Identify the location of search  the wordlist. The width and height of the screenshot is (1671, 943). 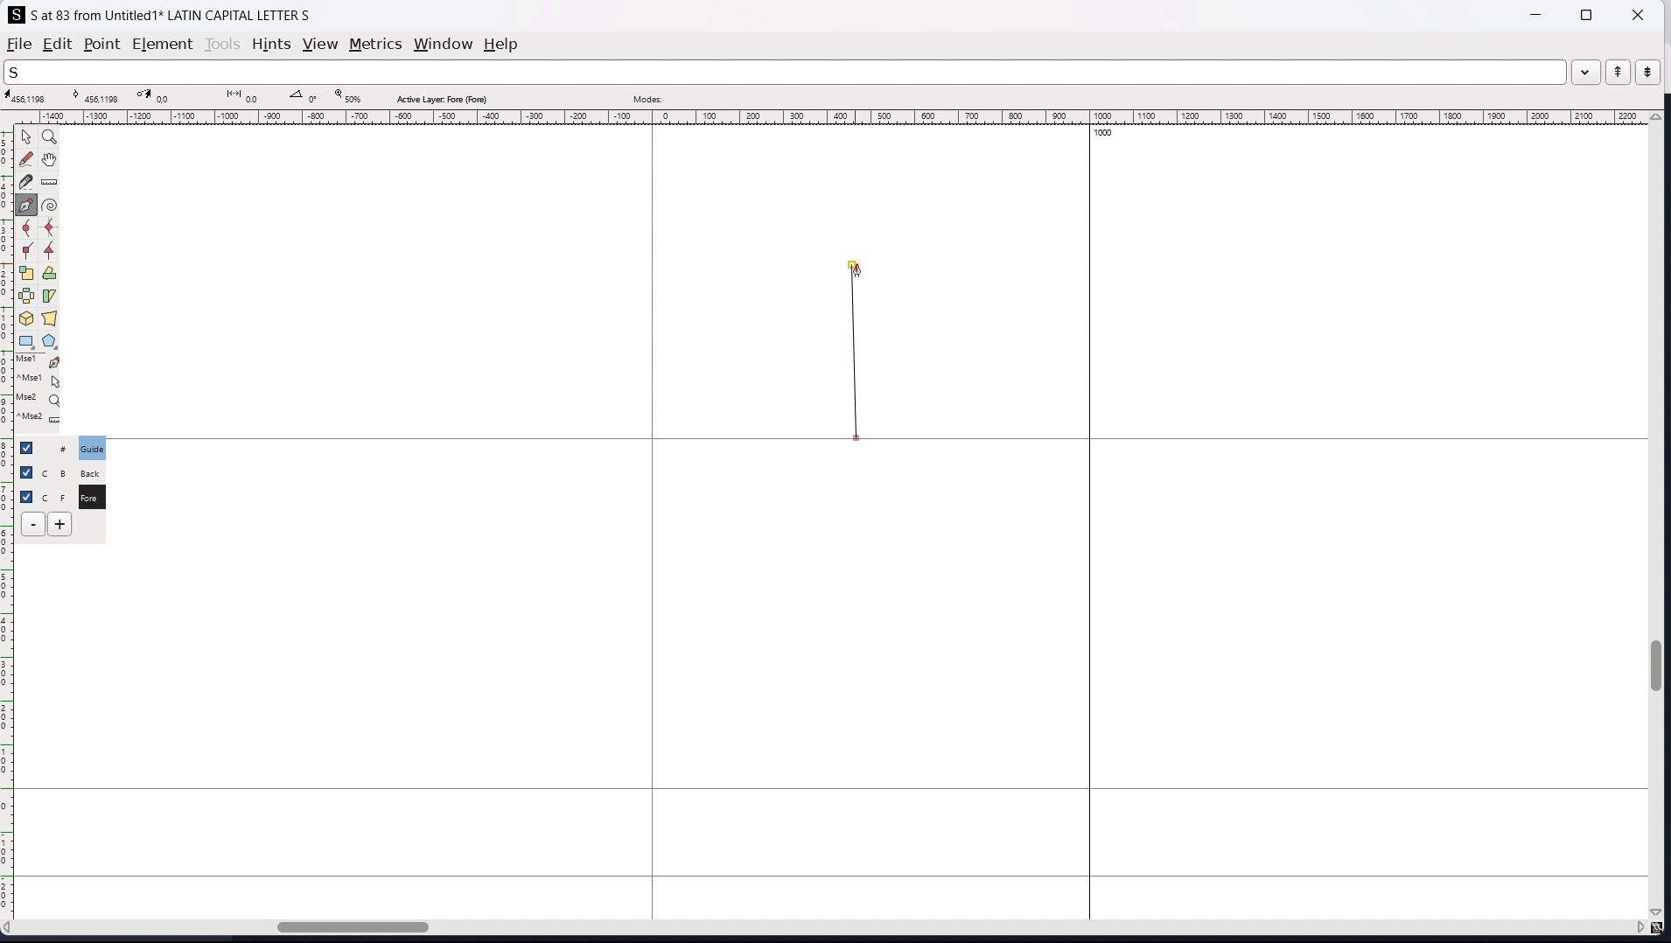
(785, 72).